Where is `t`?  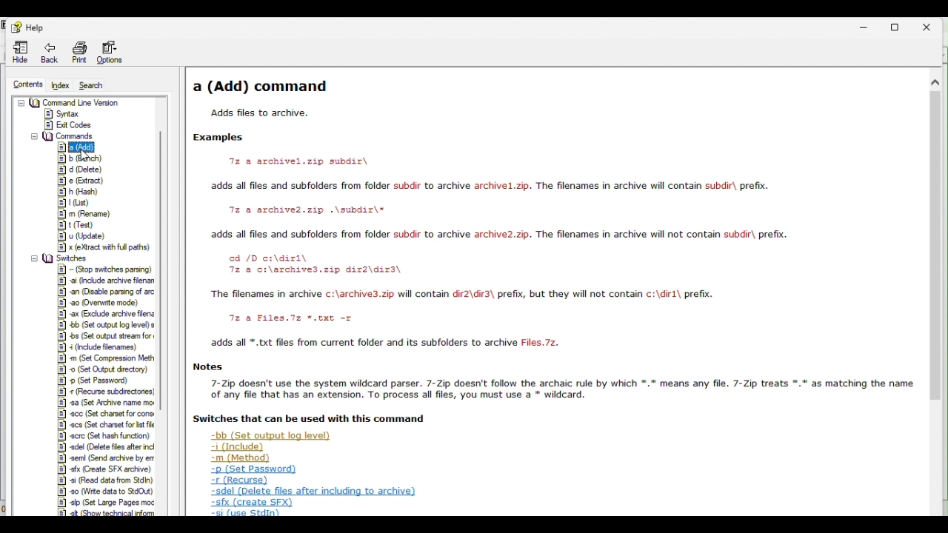
t is located at coordinates (86, 224).